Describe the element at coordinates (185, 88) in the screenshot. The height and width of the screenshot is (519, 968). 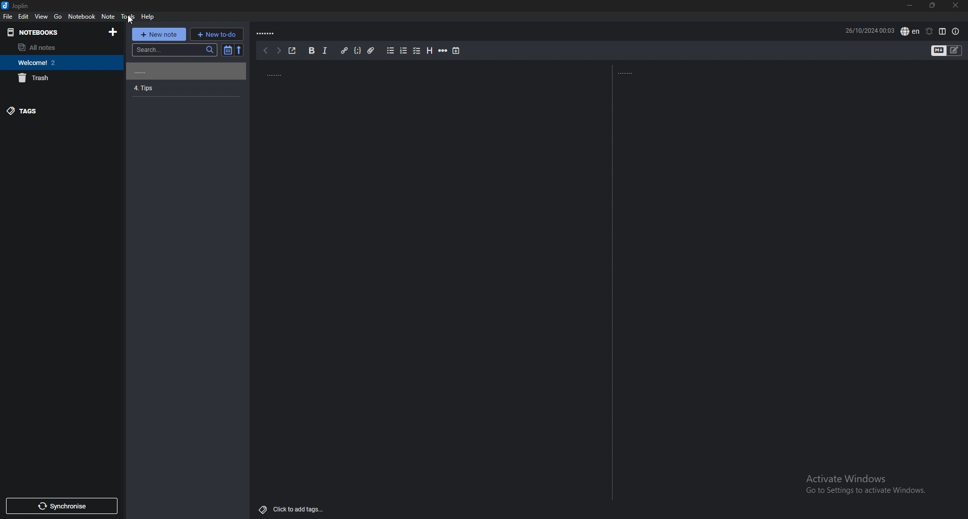
I see `note name` at that location.